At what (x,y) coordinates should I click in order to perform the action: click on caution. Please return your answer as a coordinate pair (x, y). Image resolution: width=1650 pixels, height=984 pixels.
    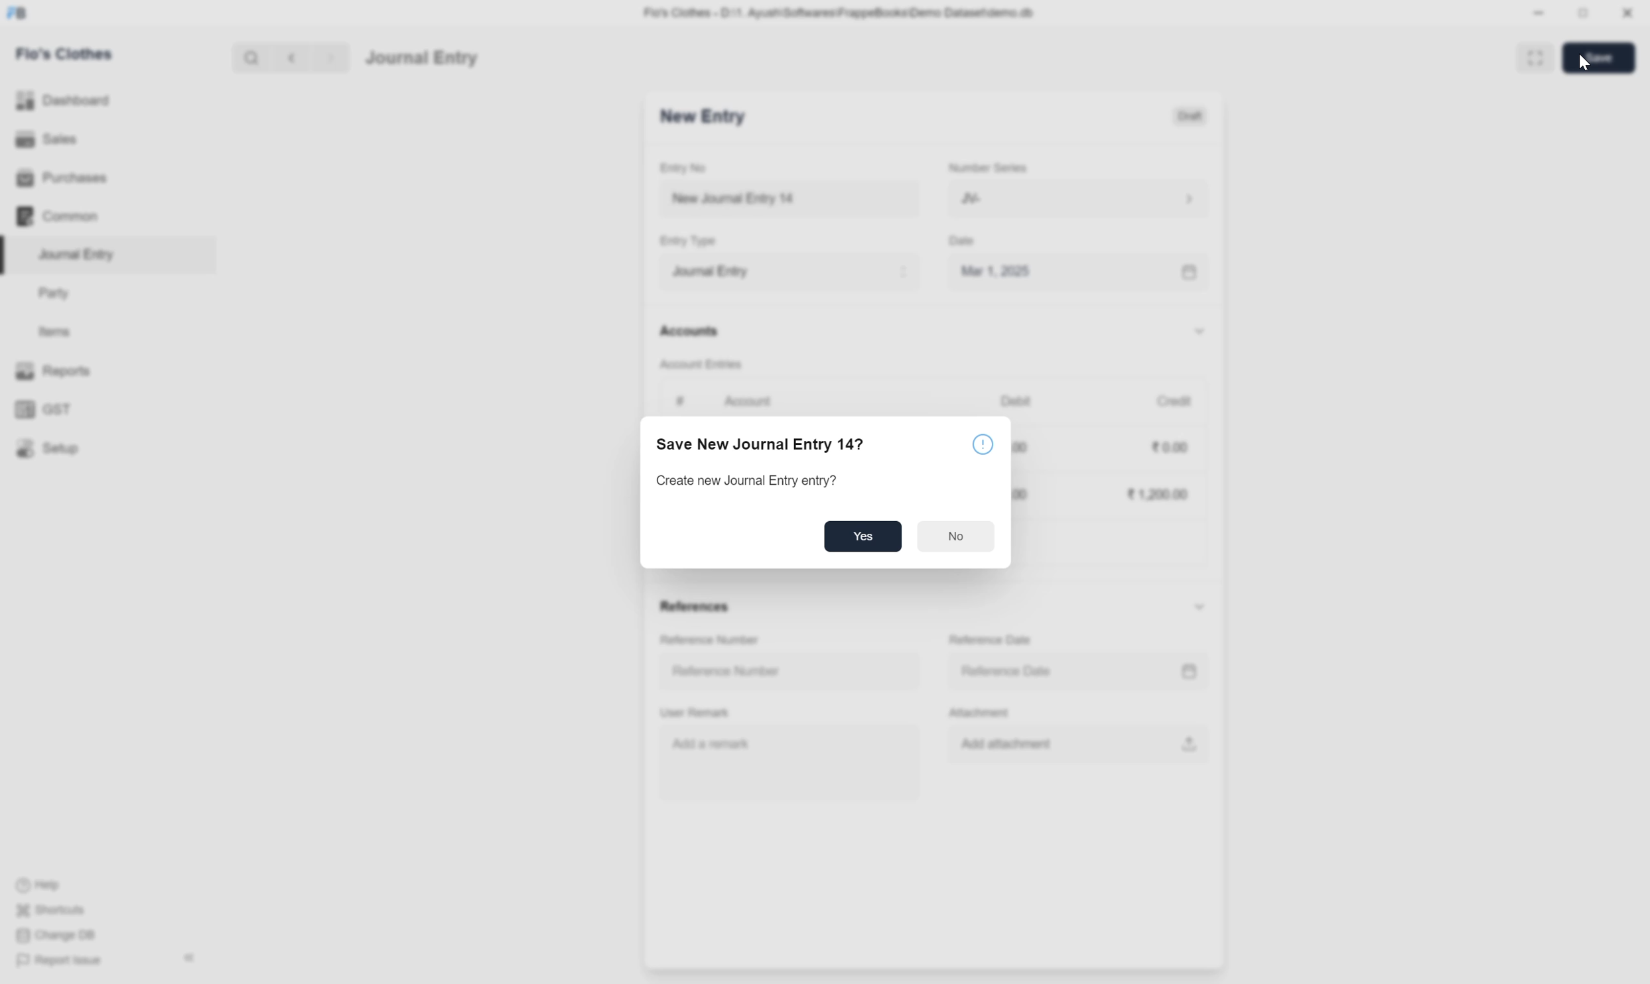
    Looking at the image, I should click on (985, 445).